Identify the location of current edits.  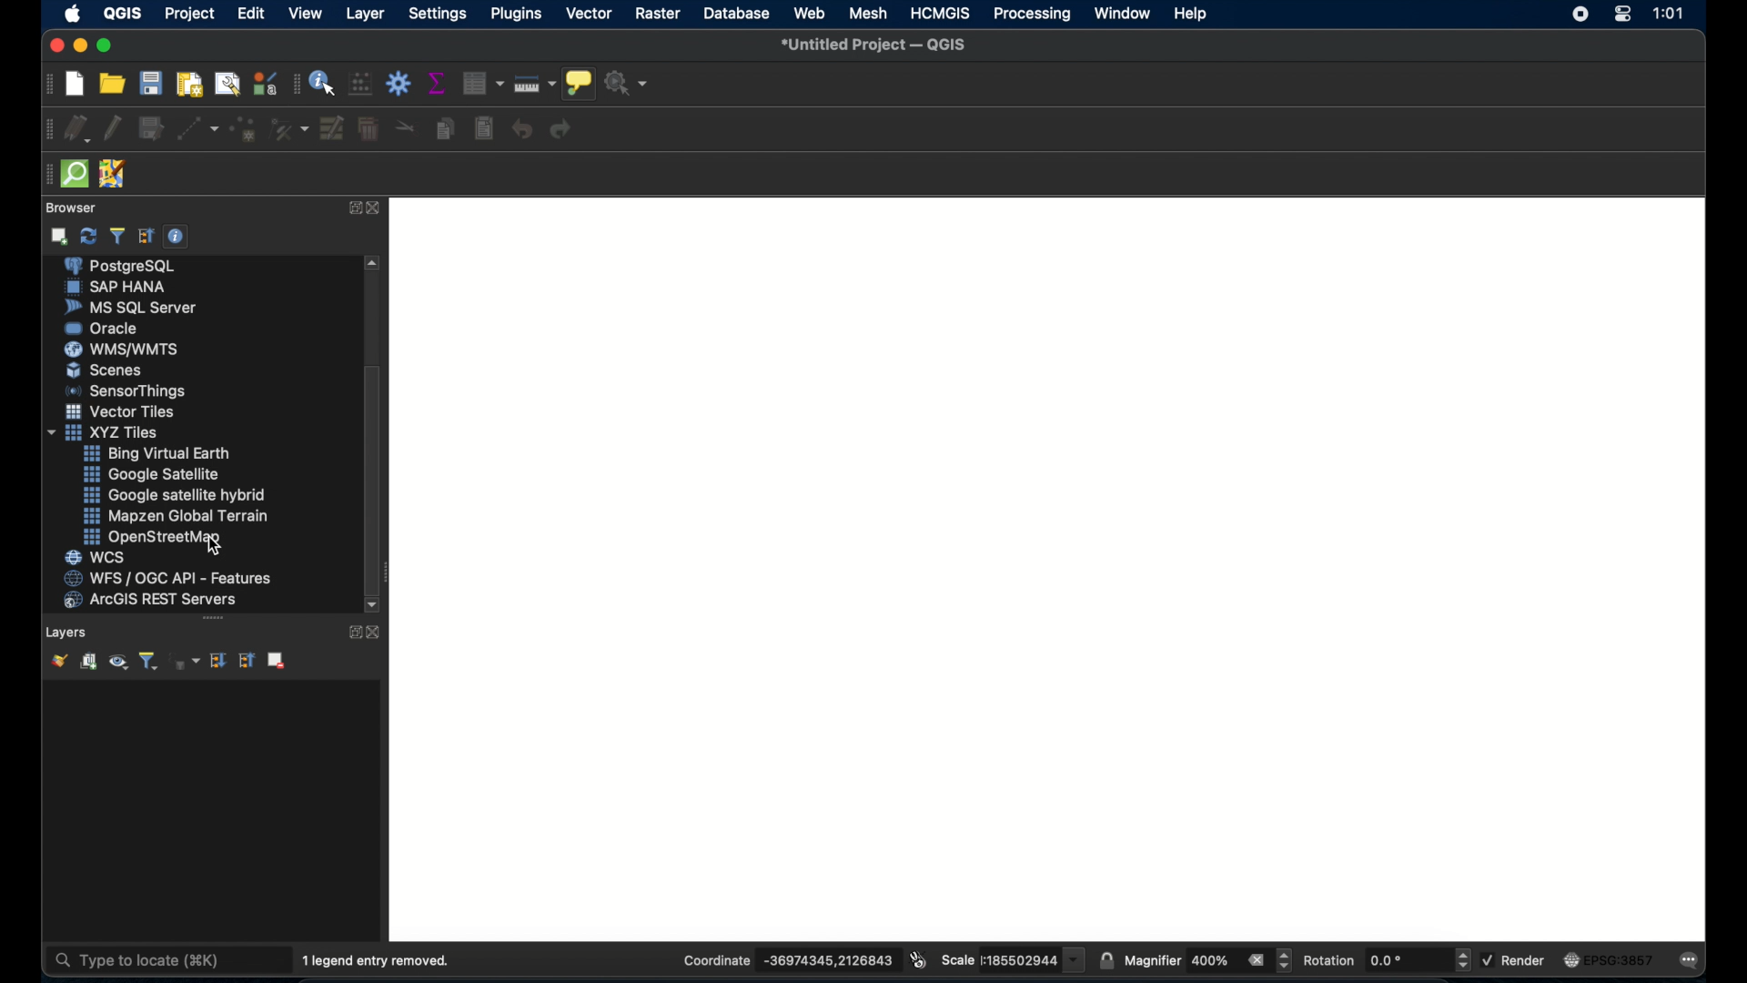
(76, 129).